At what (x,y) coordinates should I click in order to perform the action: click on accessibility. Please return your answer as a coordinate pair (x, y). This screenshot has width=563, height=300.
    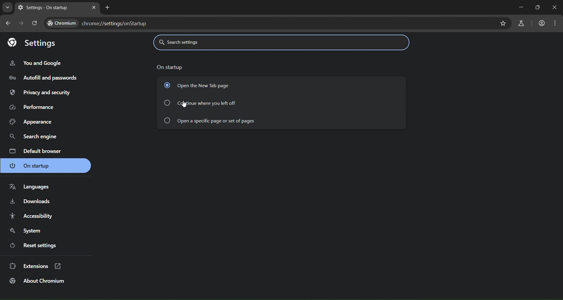
    Looking at the image, I should click on (31, 217).